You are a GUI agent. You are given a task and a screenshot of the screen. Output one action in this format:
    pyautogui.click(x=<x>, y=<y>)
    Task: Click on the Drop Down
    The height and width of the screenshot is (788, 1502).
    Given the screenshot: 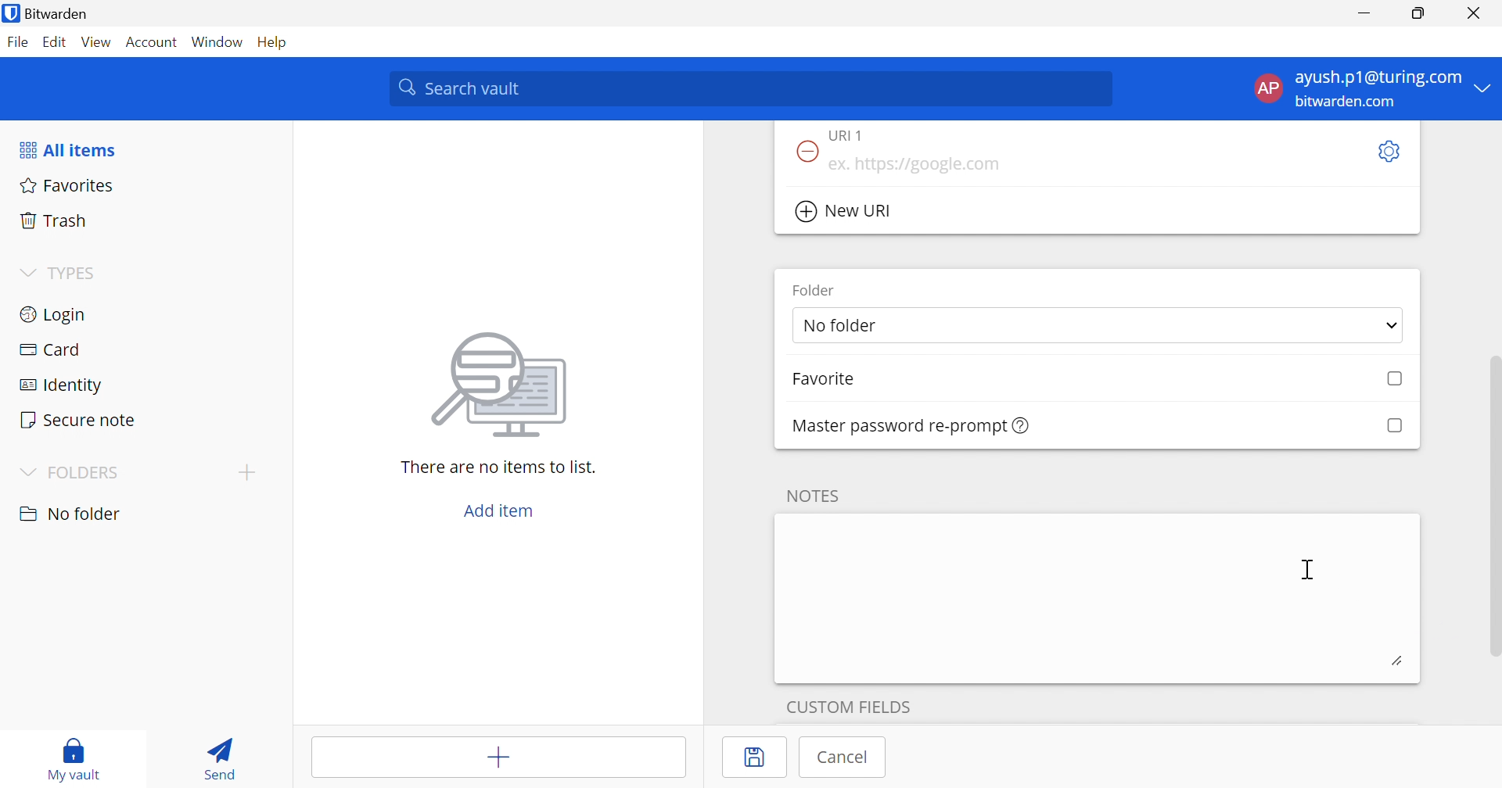 What is the action you would take?
    pyautogui.click(x=1392, y=328)
    